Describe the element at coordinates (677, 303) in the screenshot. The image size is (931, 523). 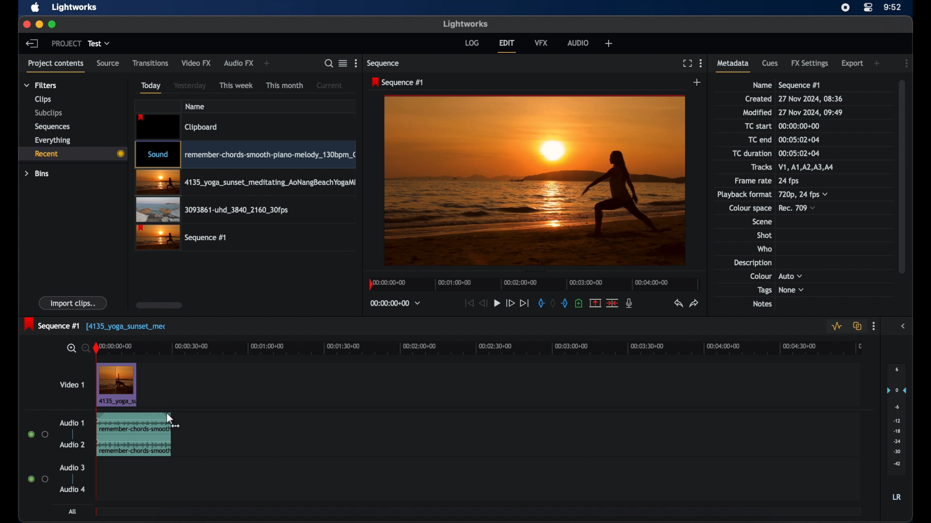
I see `undo` at that location.